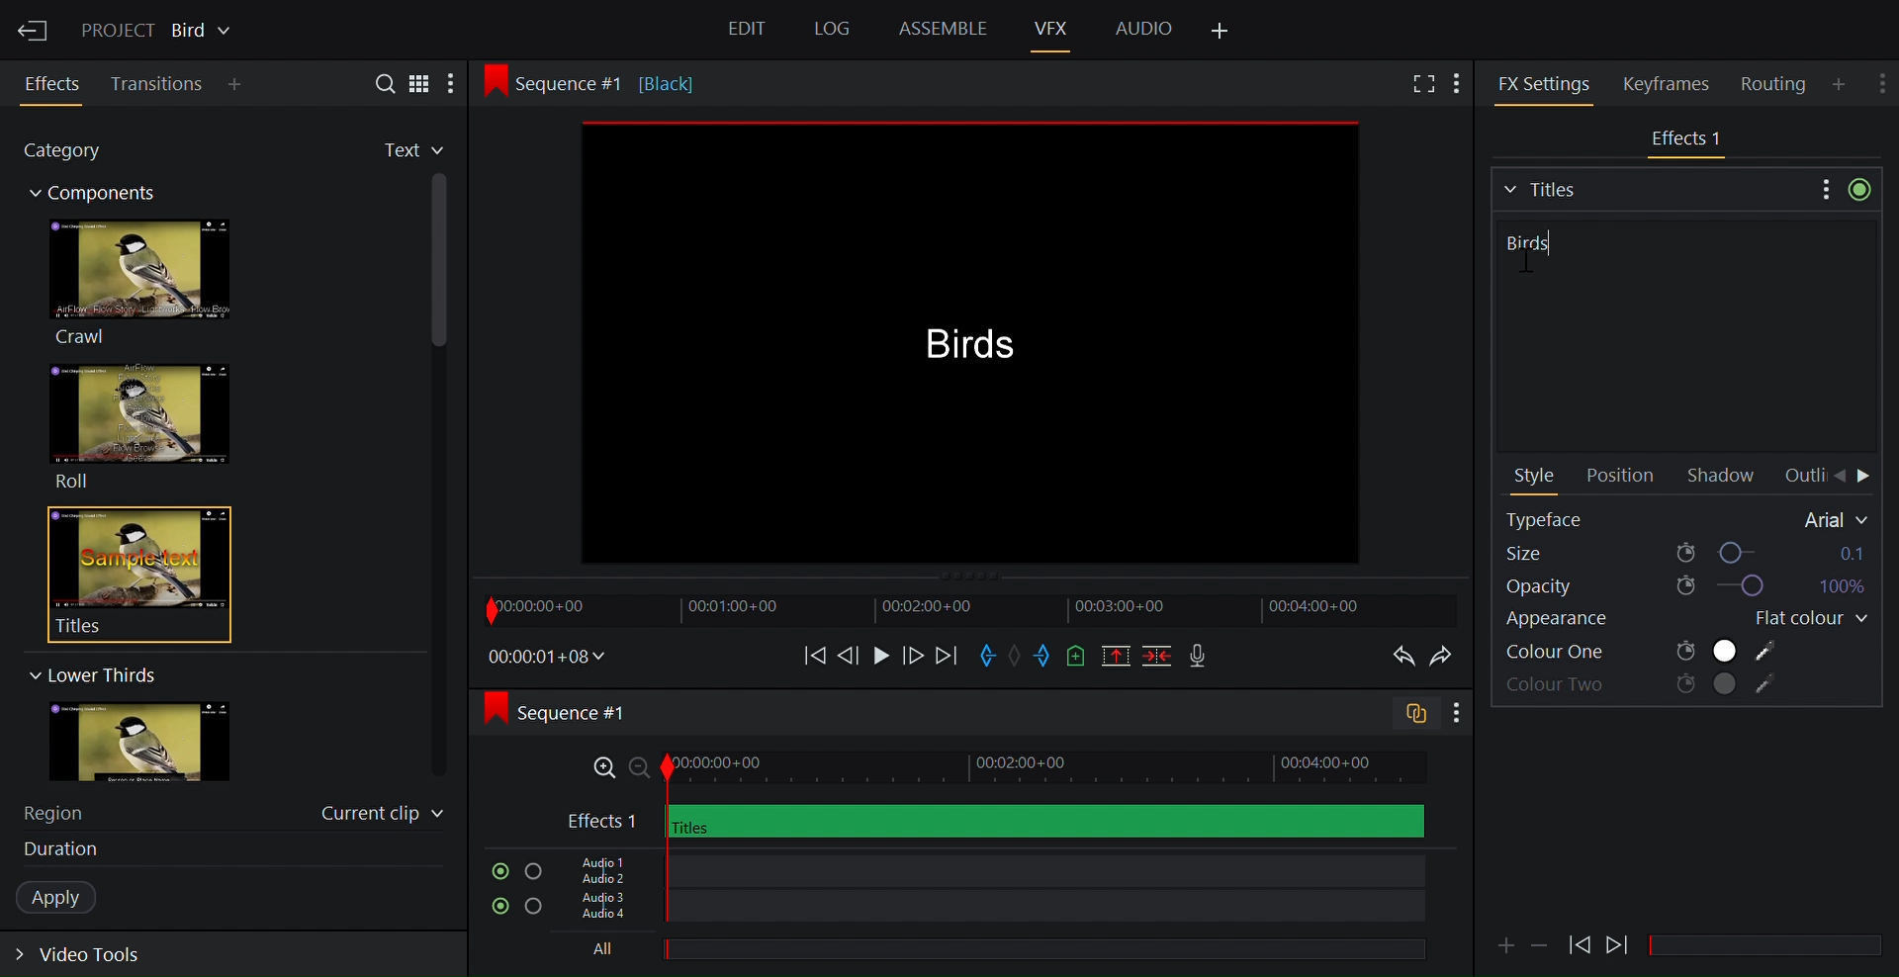 The image size is (1899, 977). Describe the element at coordinates (66, 898) in the screenshot. I see `Apply` at that location.